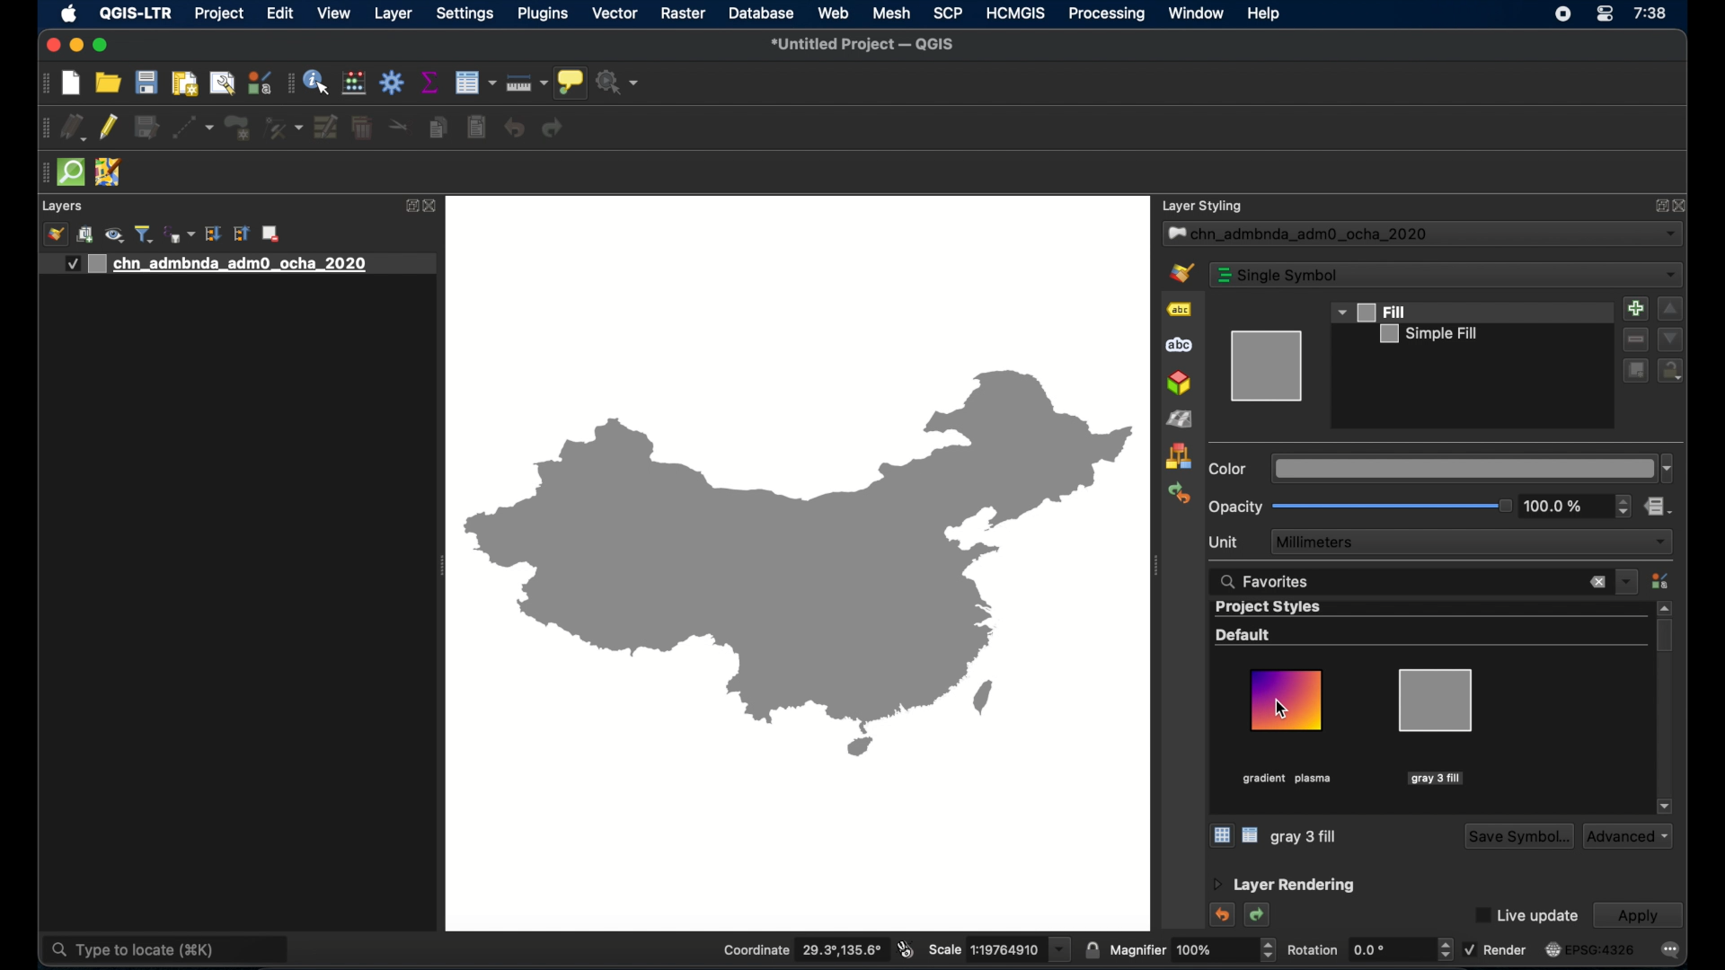  What do you see at coordinates (242, 234) in the screenshot?
I see `collapse all` at bounding box center [242, 234].